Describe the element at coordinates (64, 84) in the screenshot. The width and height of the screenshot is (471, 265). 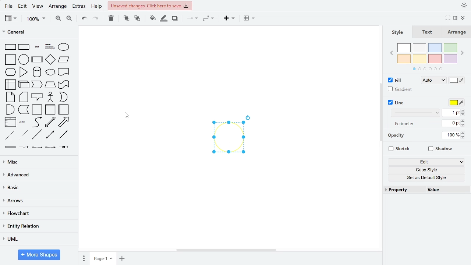
I see `tape` at that location.